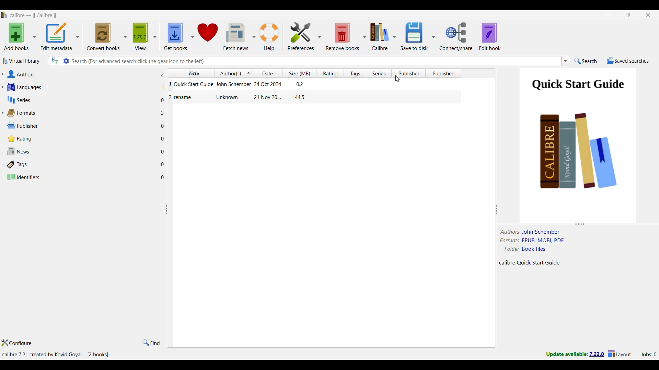 This screenshot has height=370, width=659. I want to click on Current jobs, so click(648, 355).